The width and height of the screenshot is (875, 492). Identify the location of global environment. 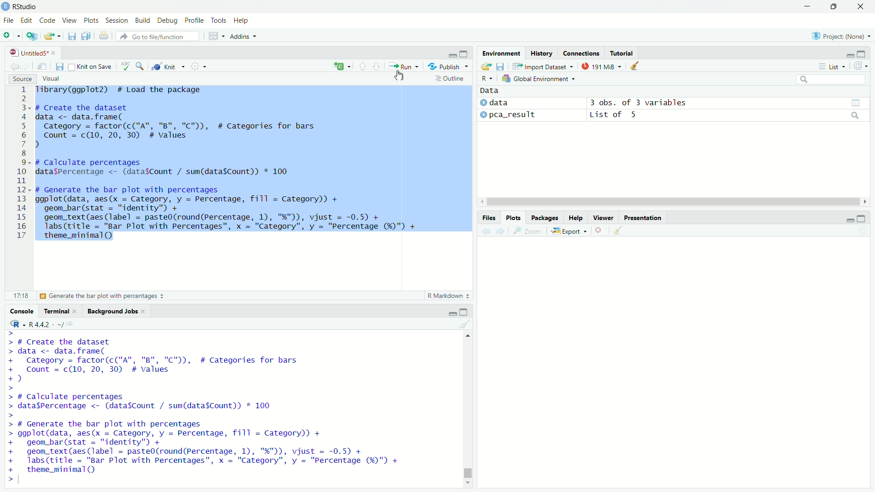
(539, 78).